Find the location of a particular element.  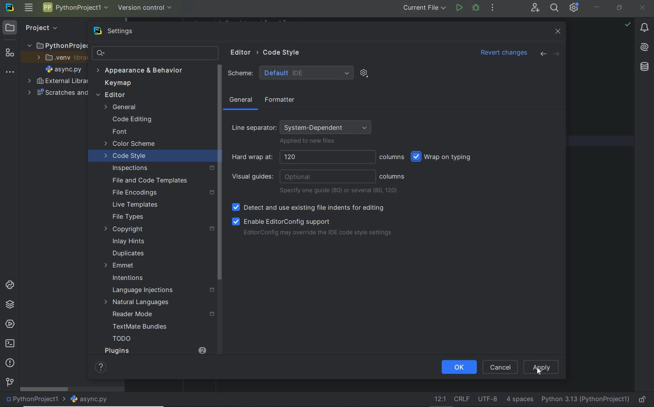

duplicates is located at coordinates (129, 253).